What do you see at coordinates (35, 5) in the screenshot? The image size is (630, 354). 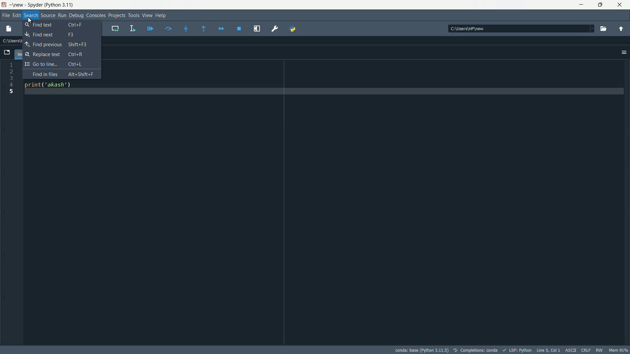 I see `Spyder ` at bounding box center [35, 5].